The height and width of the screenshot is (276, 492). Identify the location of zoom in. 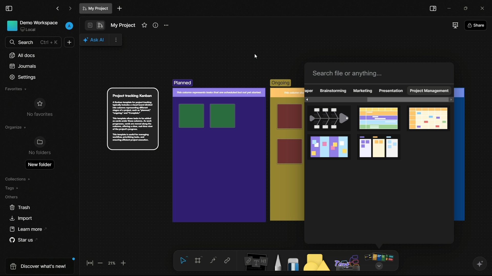
(124, 263).